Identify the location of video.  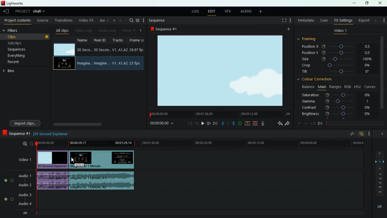
(52, 159).